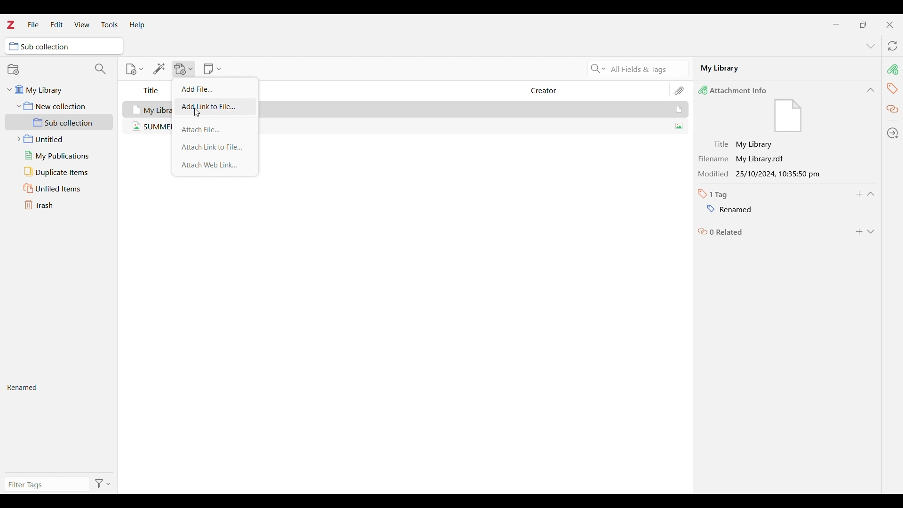 This screenshot has width=903, height=508. I want to click on Add file, so click(214, 88).